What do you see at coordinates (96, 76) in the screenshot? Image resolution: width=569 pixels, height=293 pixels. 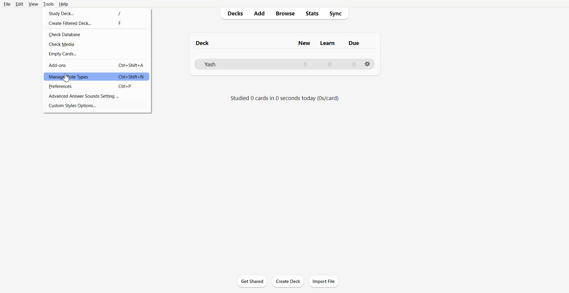 I see `Manage Note Types` at bounding box center [96, 76].